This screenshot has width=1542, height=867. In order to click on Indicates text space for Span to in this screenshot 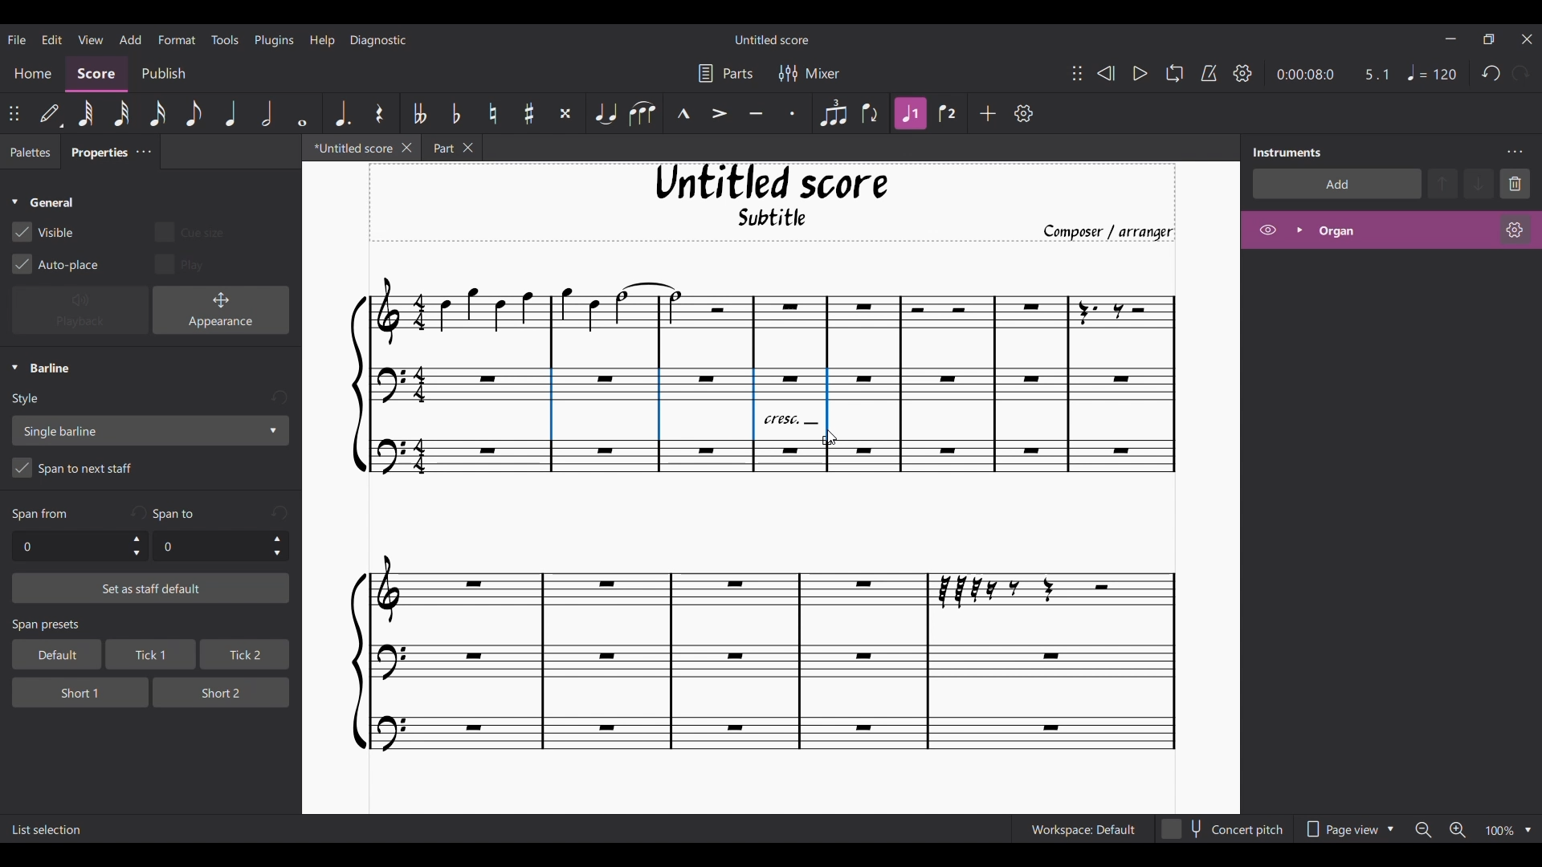, I will do `click(177, 514)`.